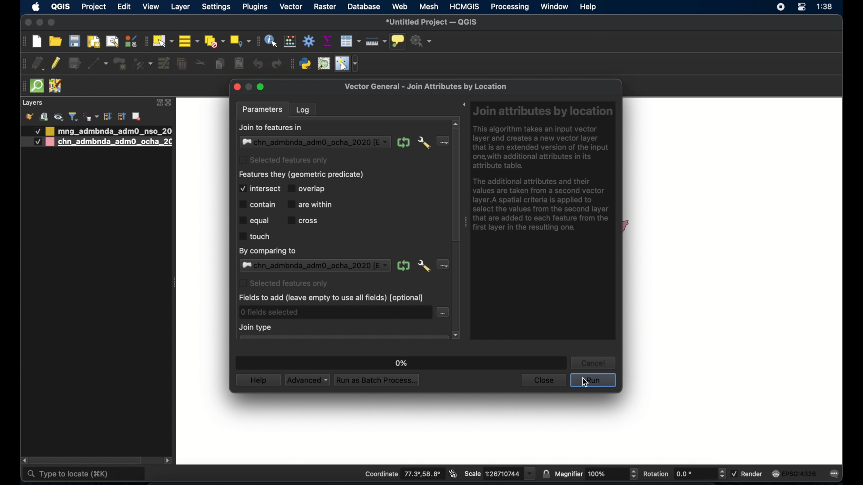 The height and width of the screenshot is (485, 863). What do you see at coordinates (310, 188) in the screenshot?
I see `overlap checkbox` at bounding box center [310, 188].